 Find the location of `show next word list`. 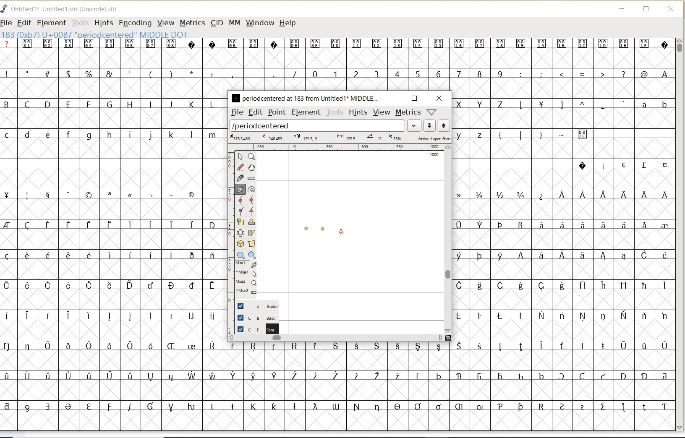

show next word list is located at coordinates (445, 126).